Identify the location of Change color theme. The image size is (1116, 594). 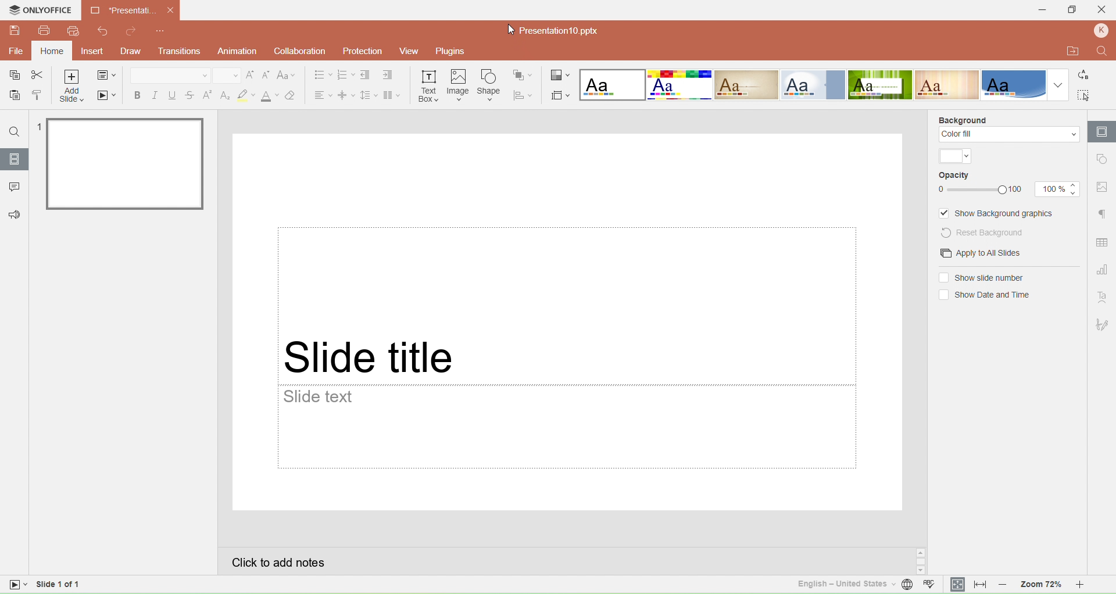
(560, 74).